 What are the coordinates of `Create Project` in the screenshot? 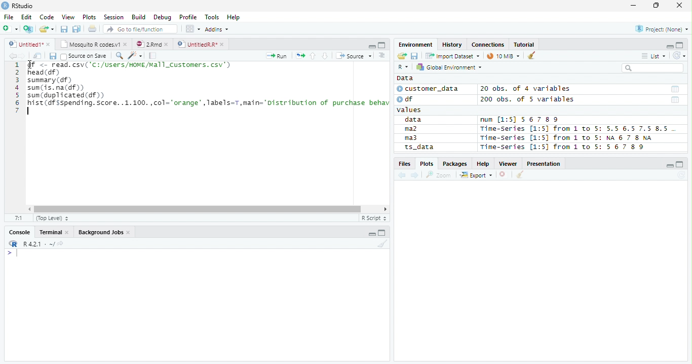 It's located at (29, 29).